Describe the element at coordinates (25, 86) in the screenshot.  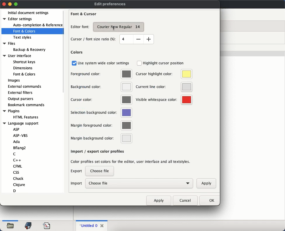
I see `external commands` at that location.